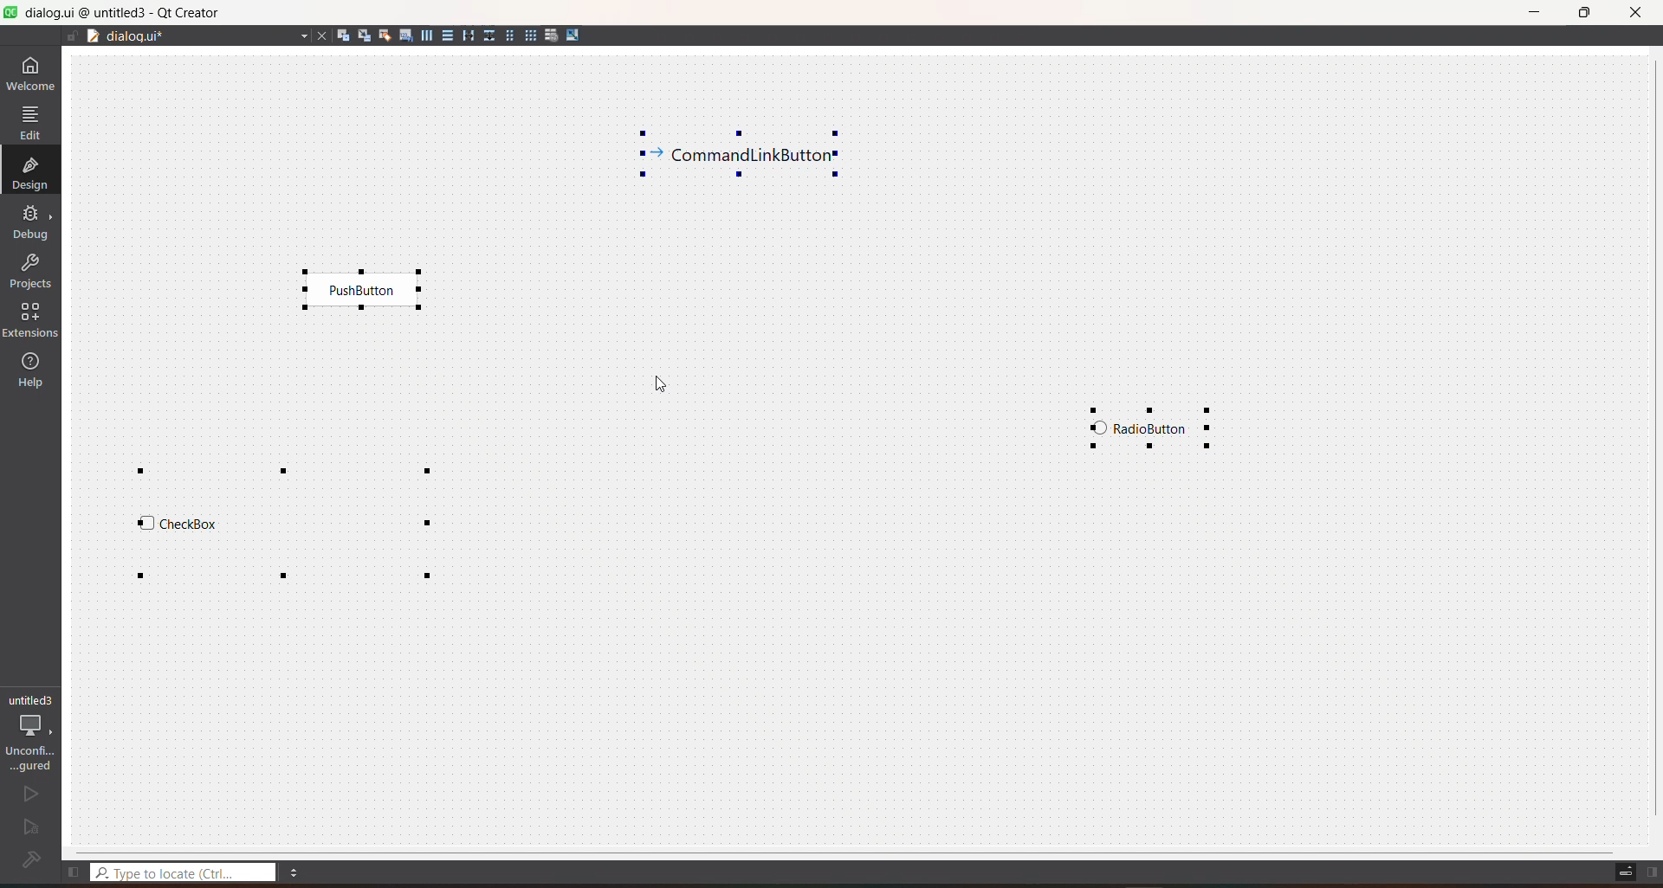  Describe the element at coordinates (123, 13) in the screenshot. I see `title` at that location.